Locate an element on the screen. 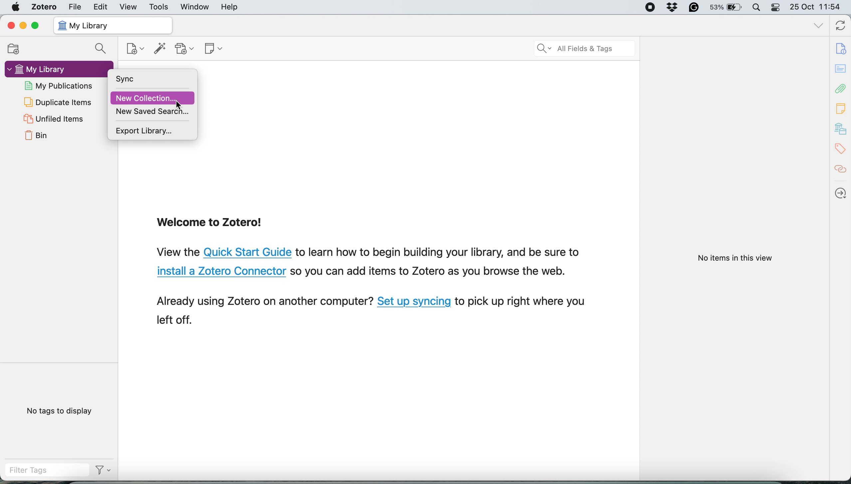  View the Quick Start Guide to learn how to begin building your library, and be sure to install a Zotero Connector so you can add items to Zotero as you browse the web. Already using Zotero on another computer? Set up syncing to pick up right where you left off. is located at coordinates (373, 289).